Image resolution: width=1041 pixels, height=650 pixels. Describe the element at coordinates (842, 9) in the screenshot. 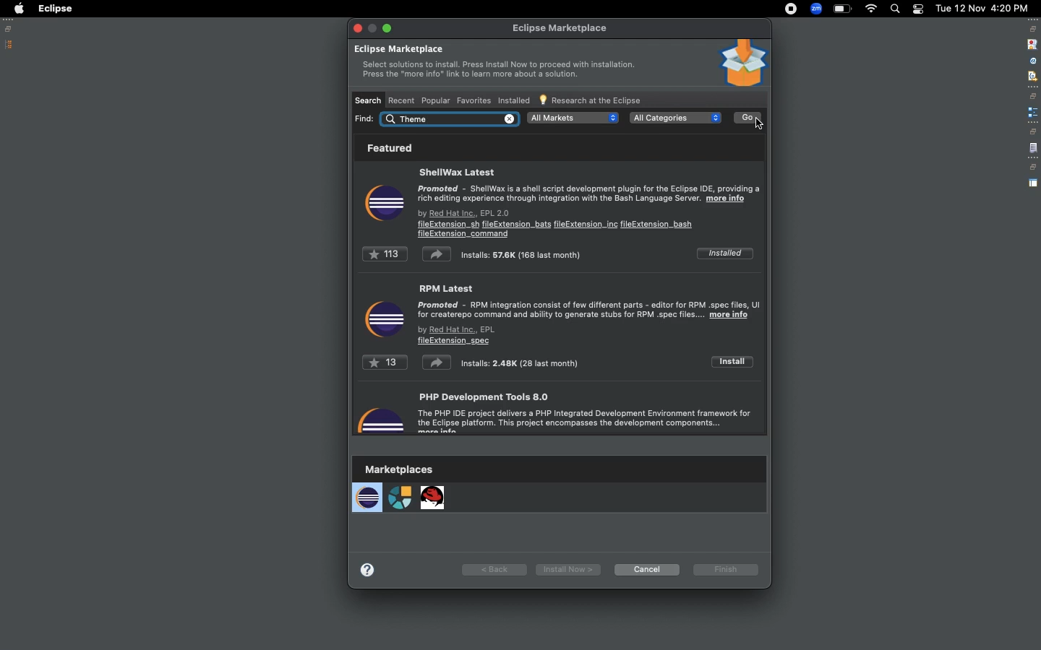

I see `Charge` at that location.